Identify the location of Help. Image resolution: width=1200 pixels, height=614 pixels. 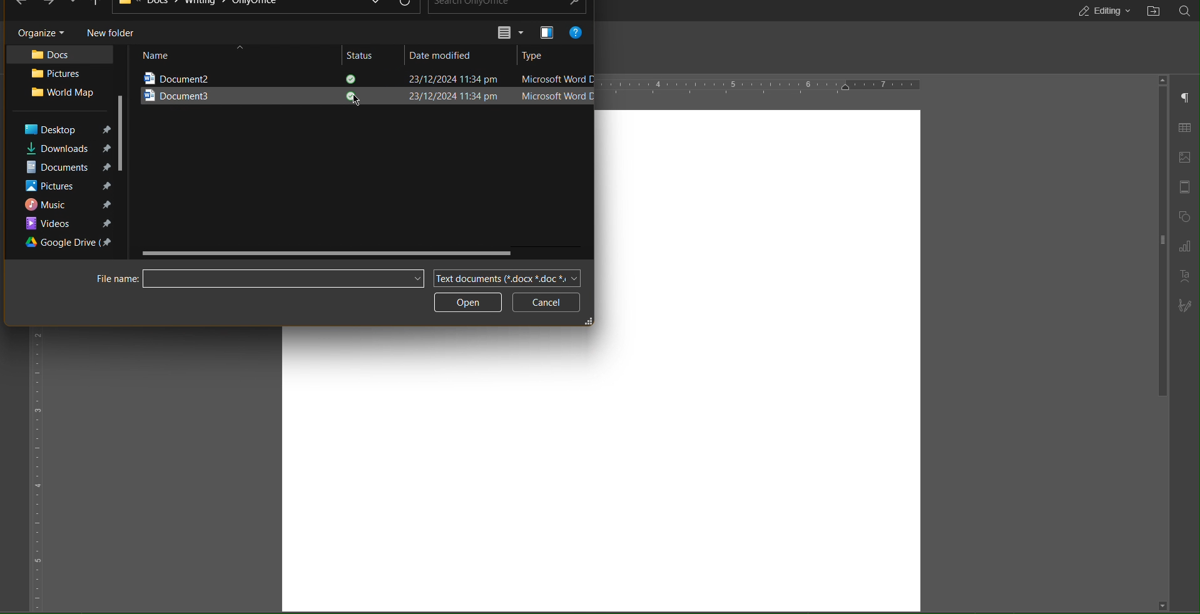
(576, 32).